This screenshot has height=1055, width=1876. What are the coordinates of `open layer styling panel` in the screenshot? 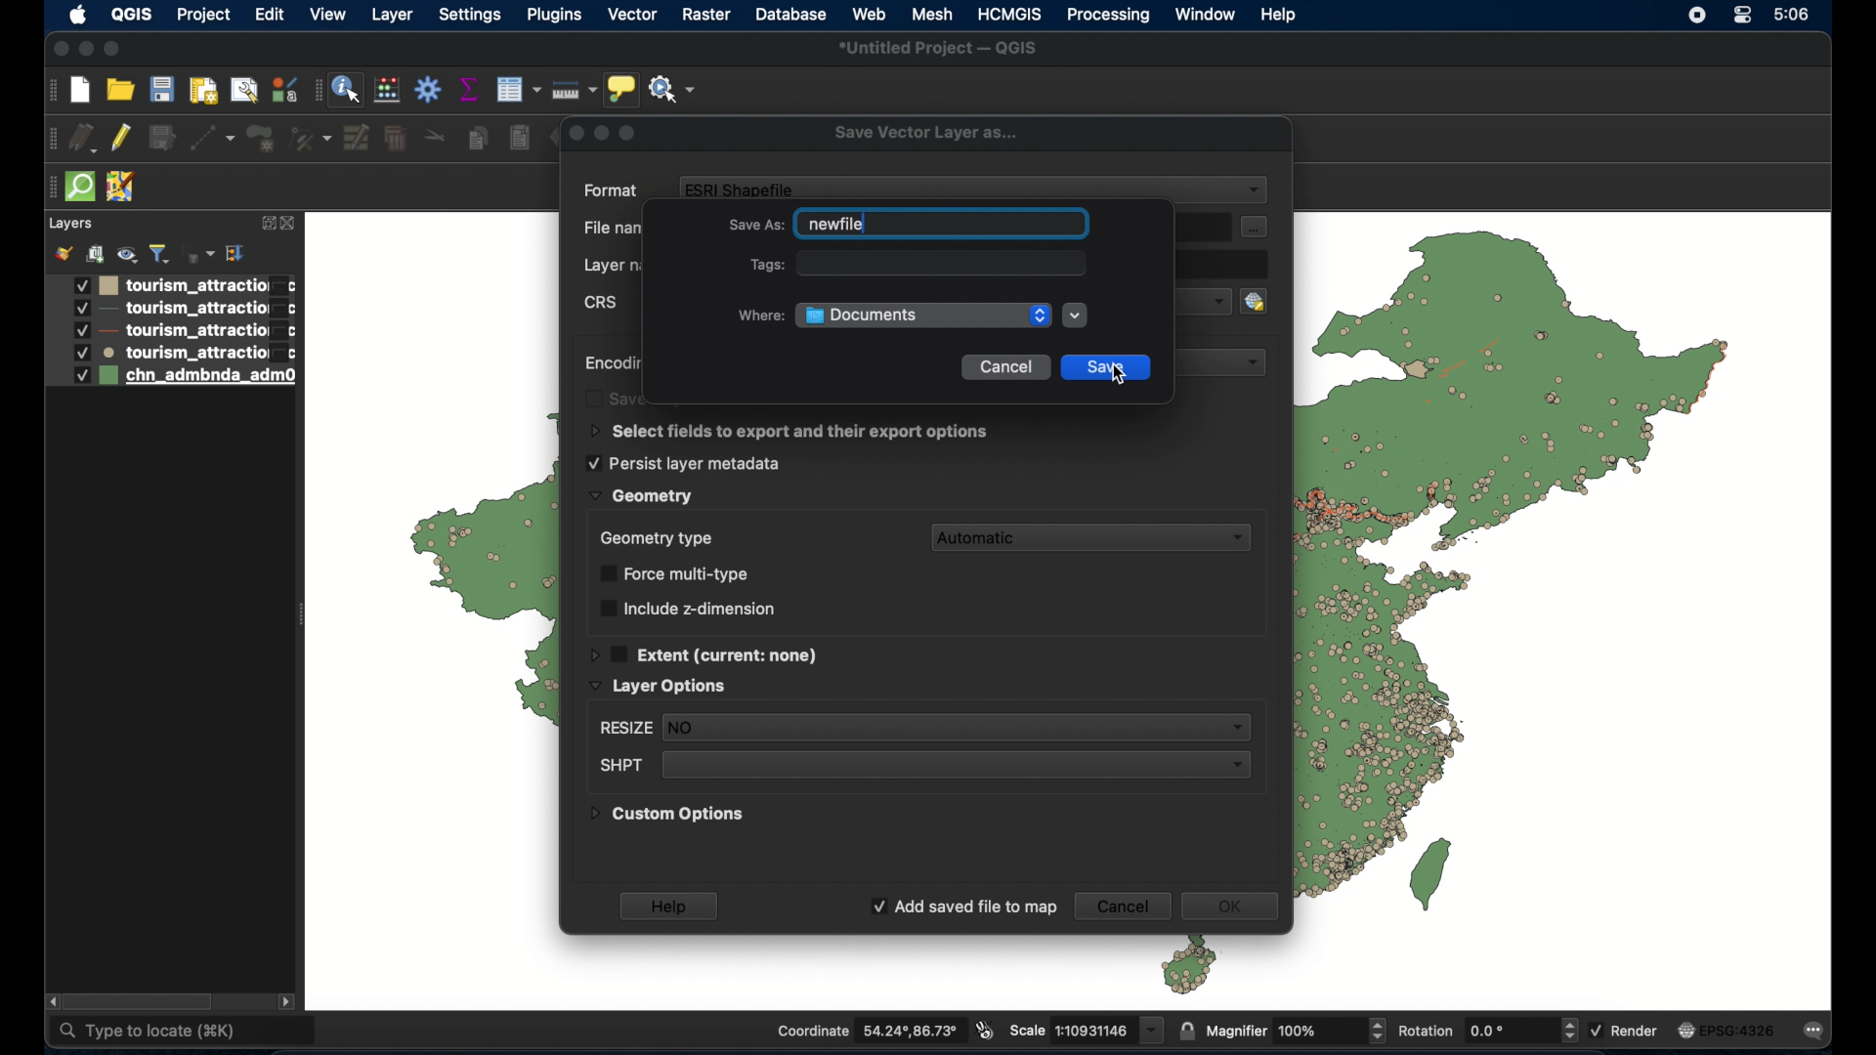 It's located at (64, 252).